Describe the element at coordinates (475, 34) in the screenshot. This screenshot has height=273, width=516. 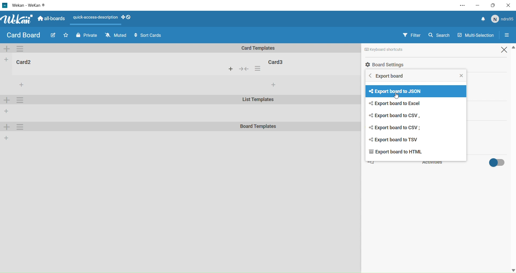
I see `Multi Selection` at that location.